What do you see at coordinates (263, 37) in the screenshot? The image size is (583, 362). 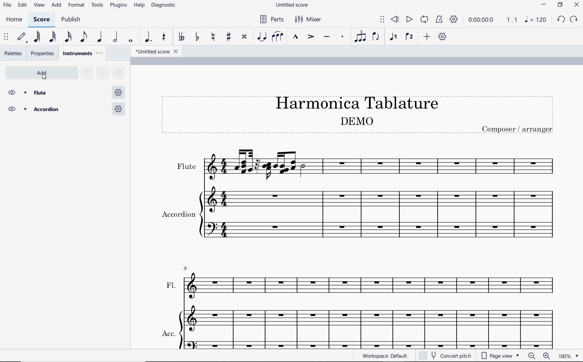 I see `tie` at bounding box center [263, 37].